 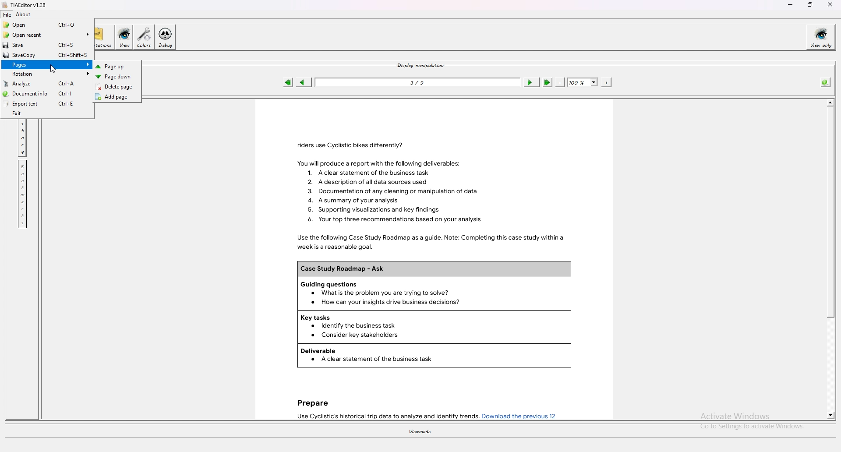 I want to click on file, so click(x=7, y=14).